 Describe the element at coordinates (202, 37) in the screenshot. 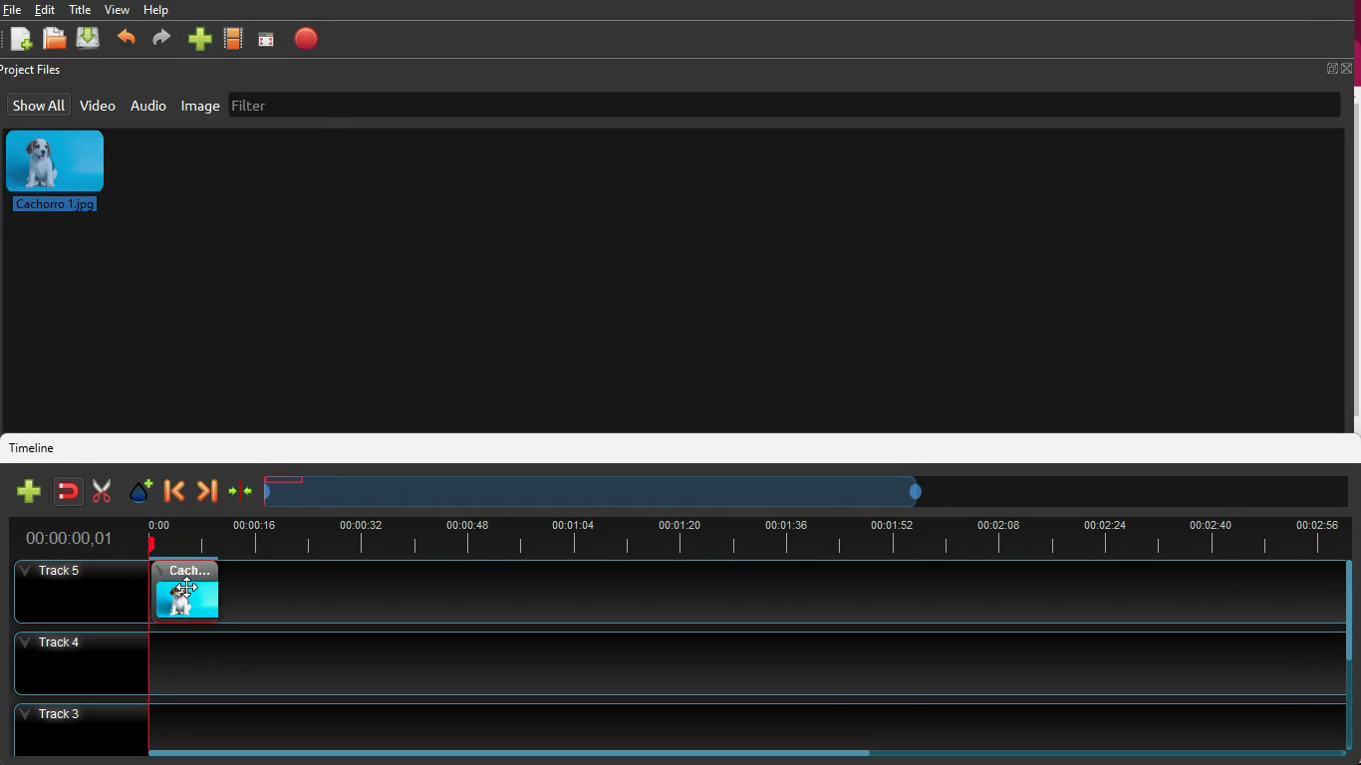

I see `new` at that location.